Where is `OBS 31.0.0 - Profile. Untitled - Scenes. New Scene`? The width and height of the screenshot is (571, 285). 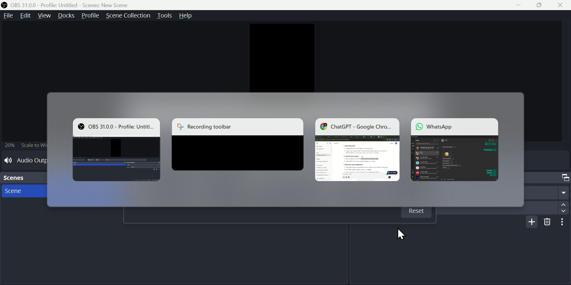
OBS 31.0.0 - Profile. Untitled - Scenes. New Scene is located at coordinates (85, 5).